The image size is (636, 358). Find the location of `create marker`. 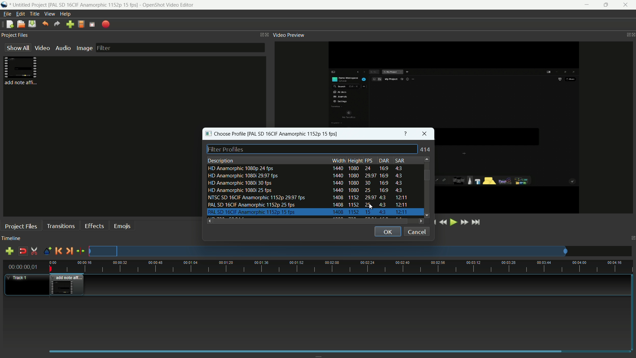

create marker is located at coordinates (47, 251).